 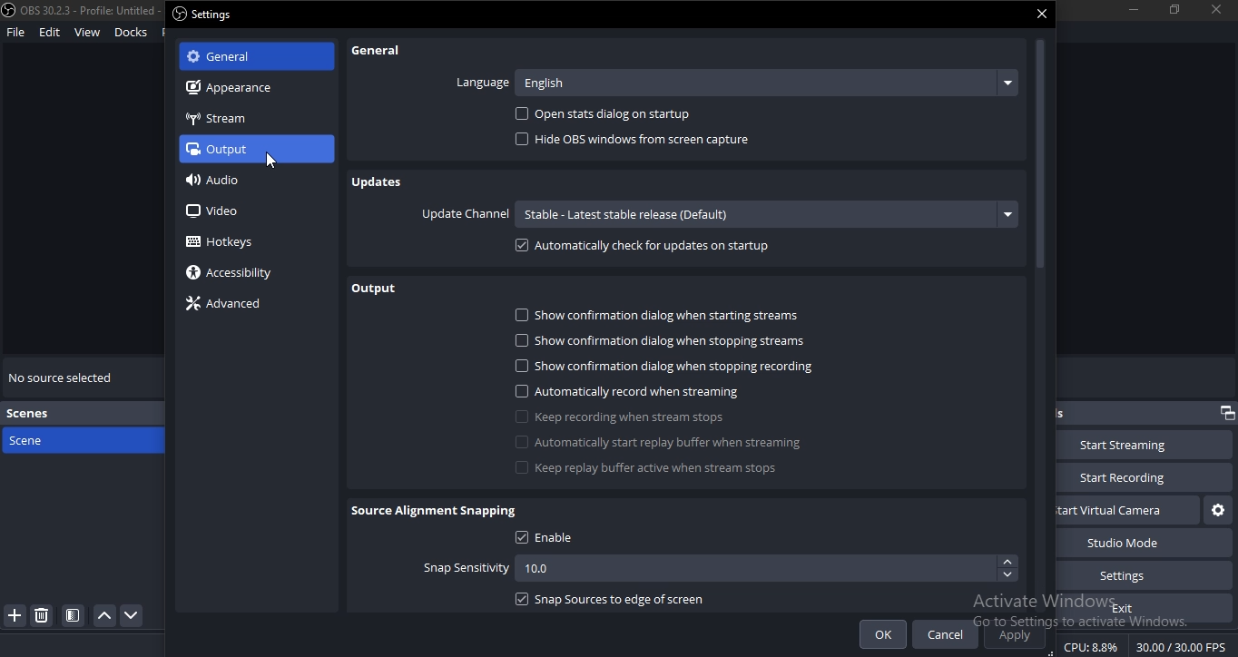 What do you see at coordinates (1174, 8) in the screenshot?
I see `restore` at bounding box center [1174, 8].